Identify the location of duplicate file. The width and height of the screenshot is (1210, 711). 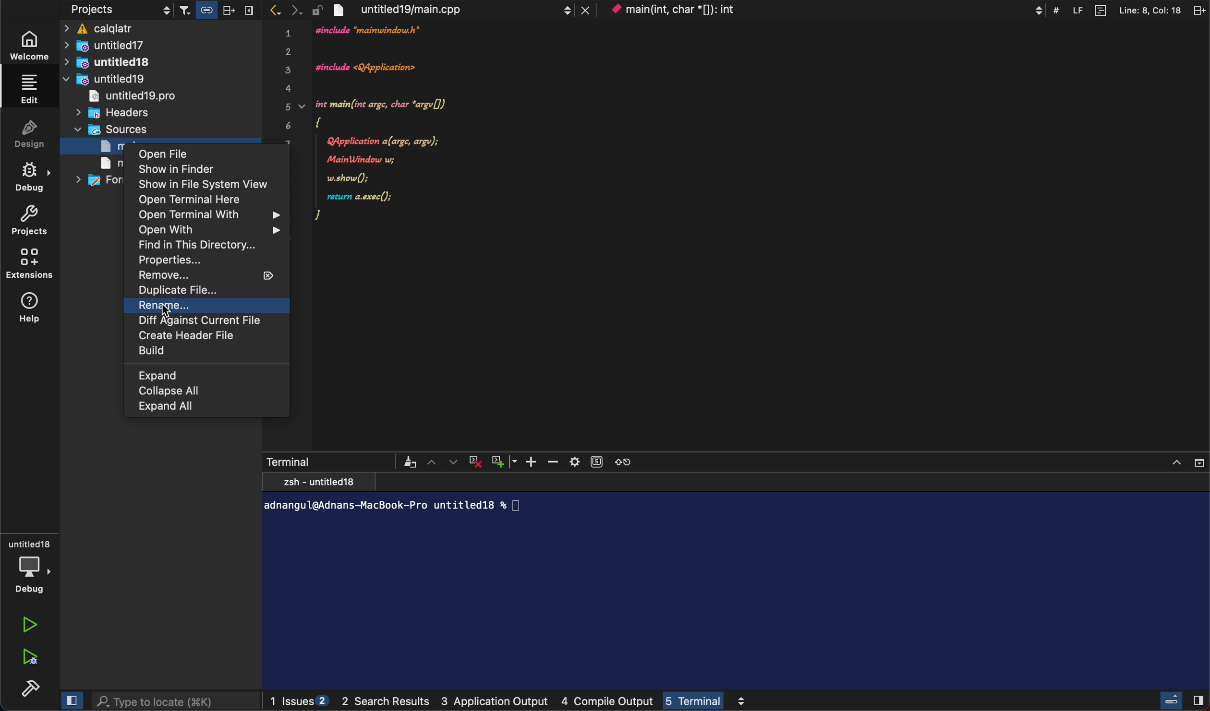
(186, 292).